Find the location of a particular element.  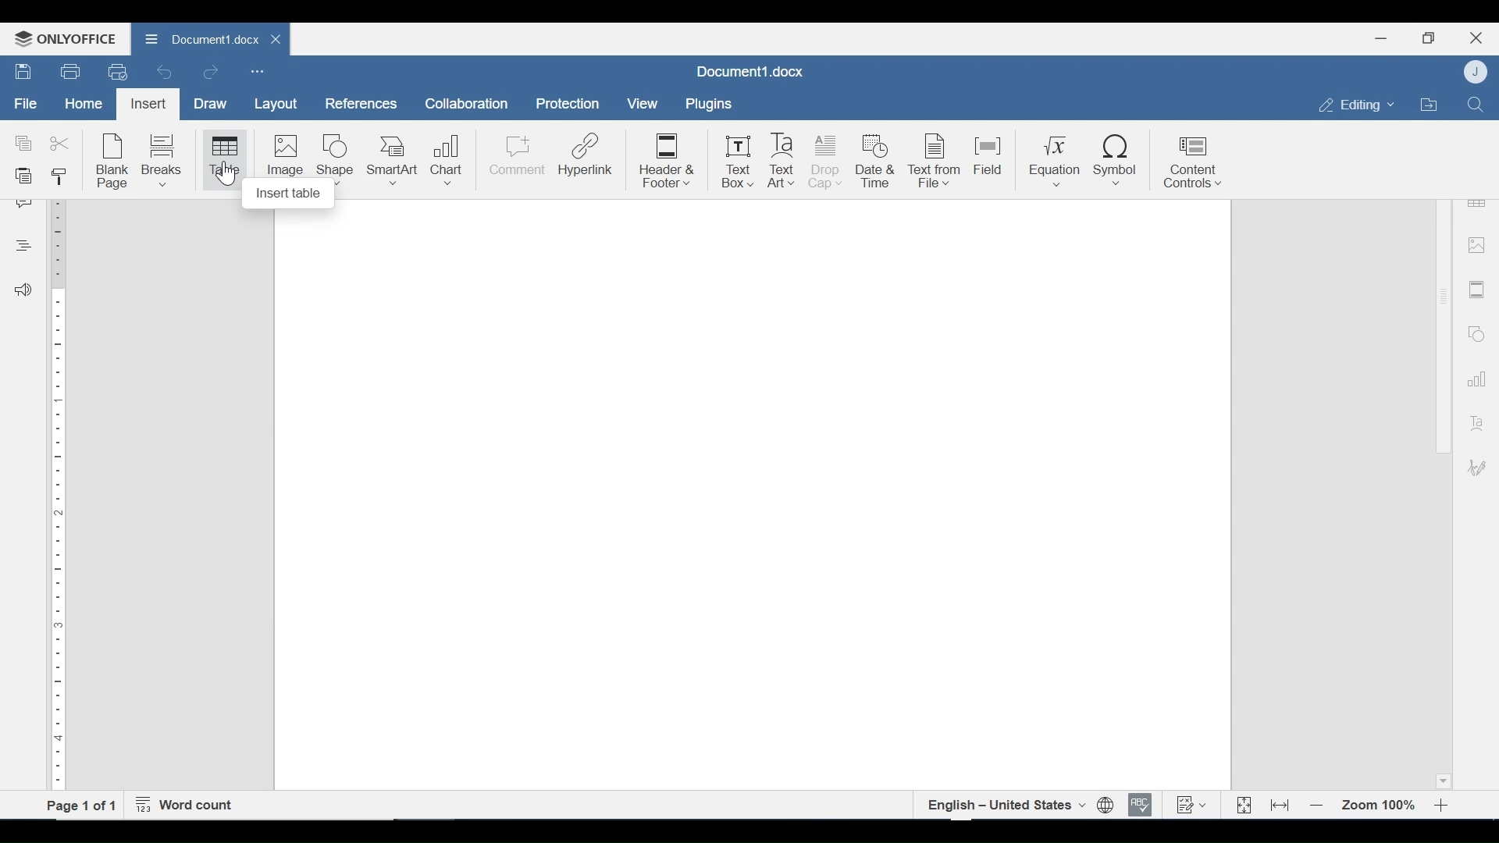

Equation is located at coordinates (1055, 162).